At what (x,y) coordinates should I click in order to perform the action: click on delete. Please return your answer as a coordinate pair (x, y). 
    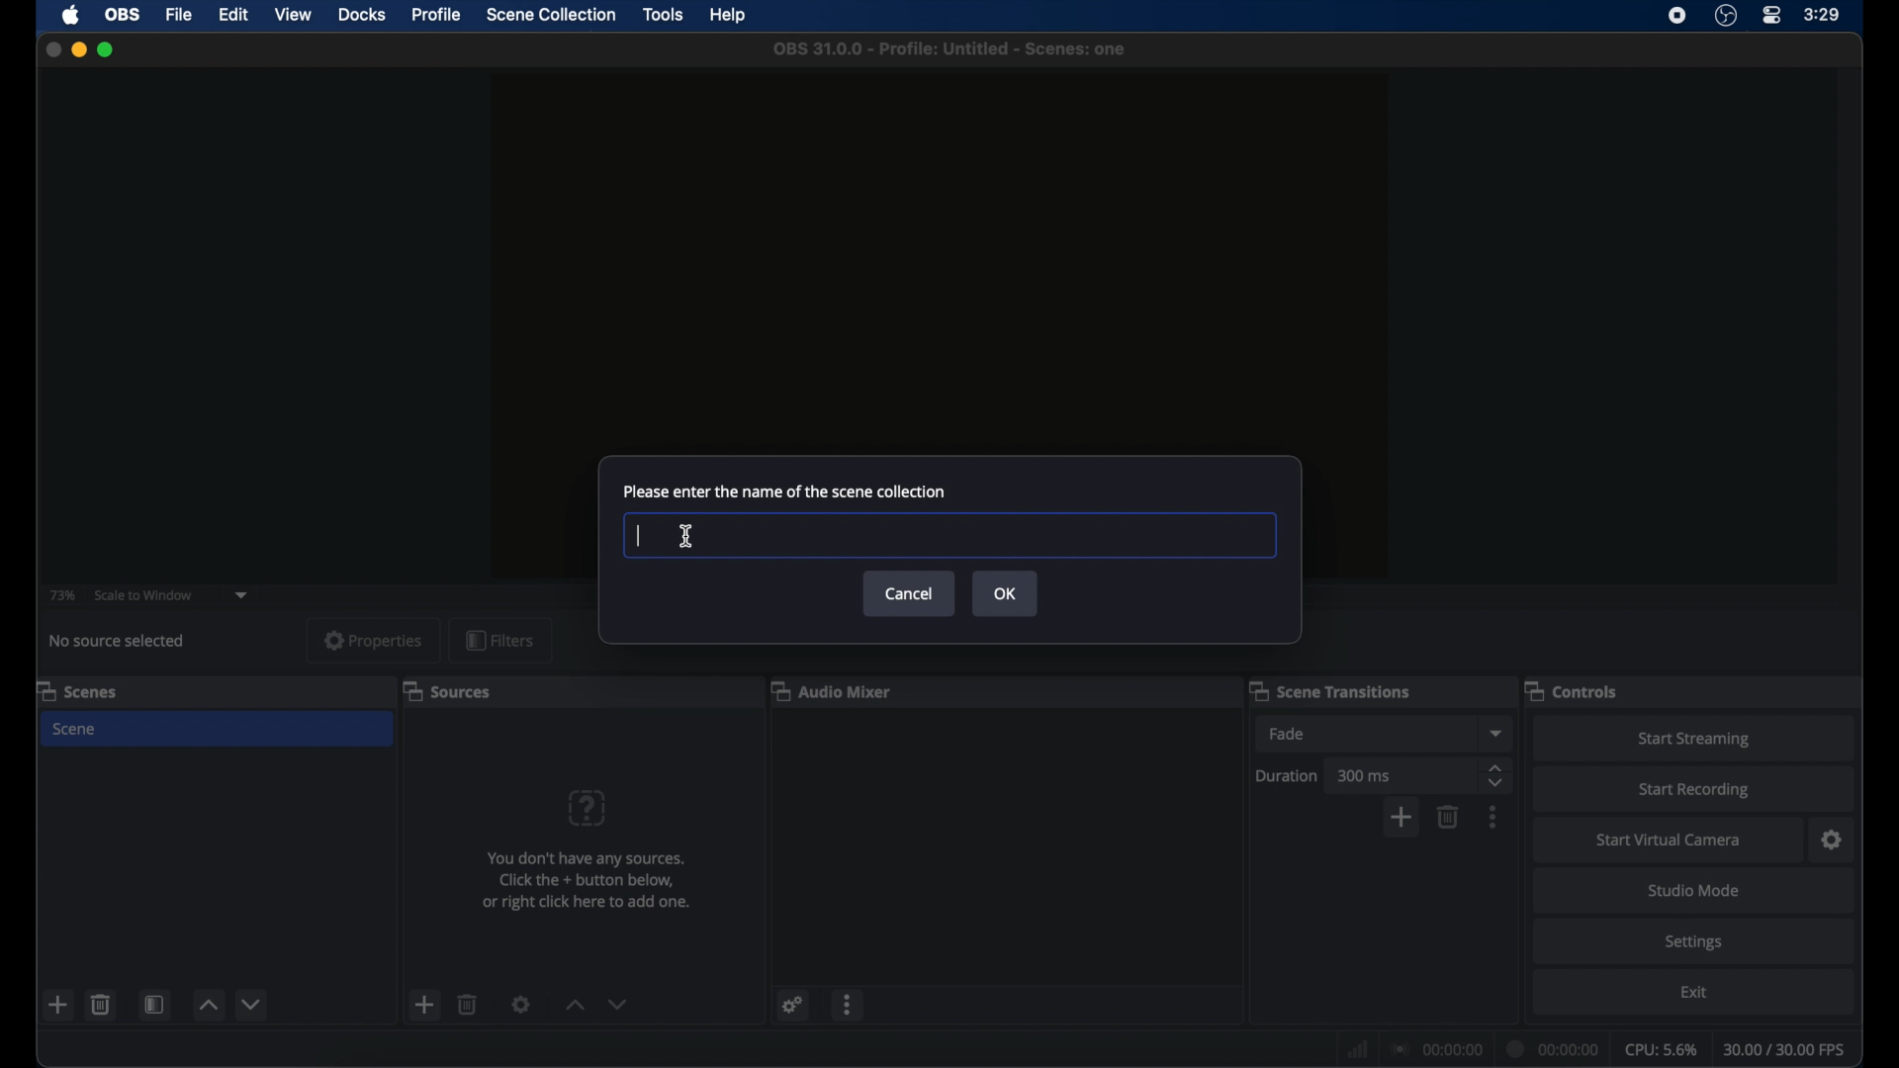
    Looking at the image, I should click on (469, 1005).